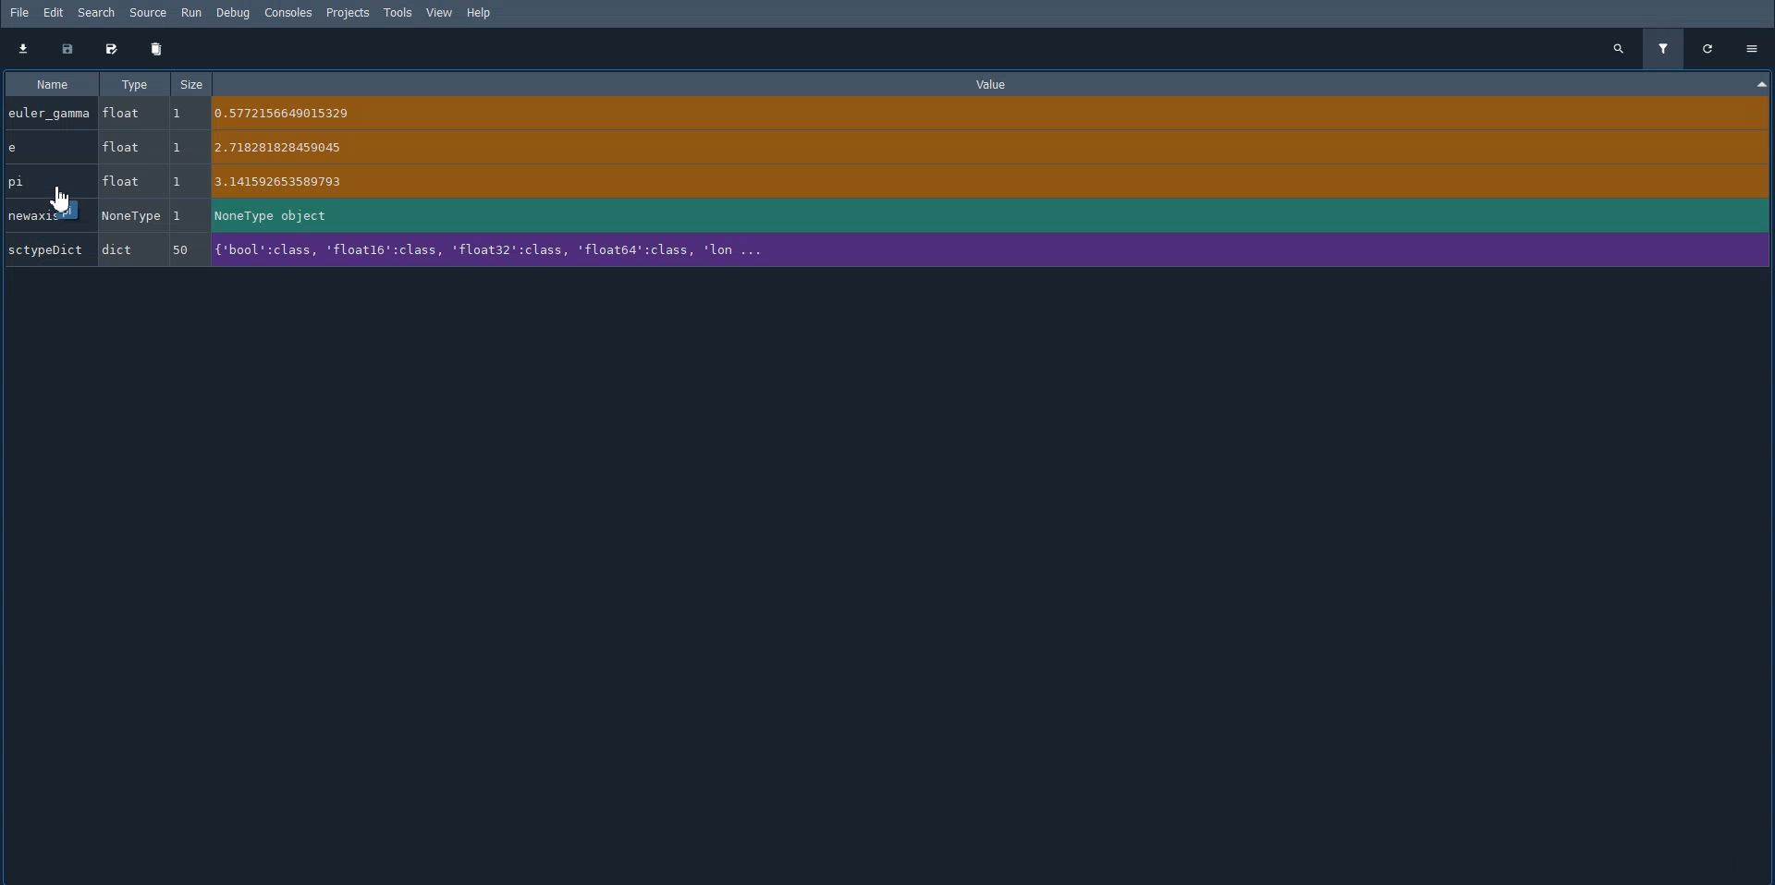  I want to click on View, so click(440, 13).